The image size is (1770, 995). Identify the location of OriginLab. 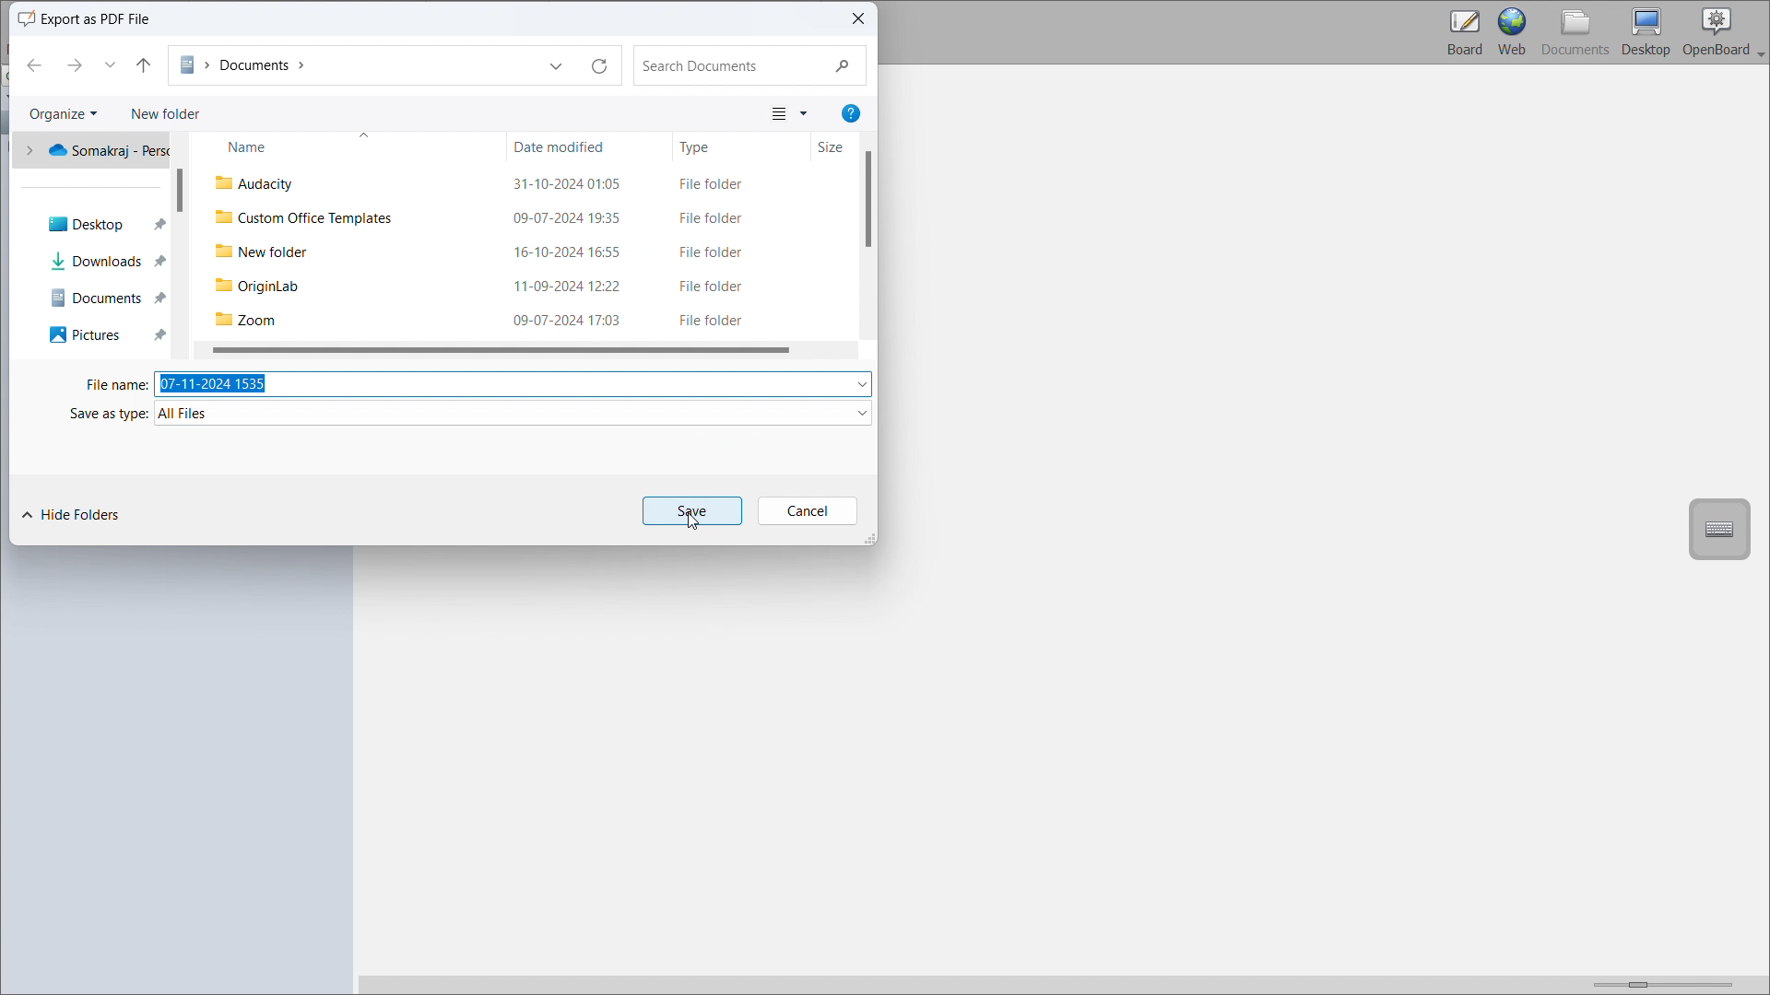
(265, 287).